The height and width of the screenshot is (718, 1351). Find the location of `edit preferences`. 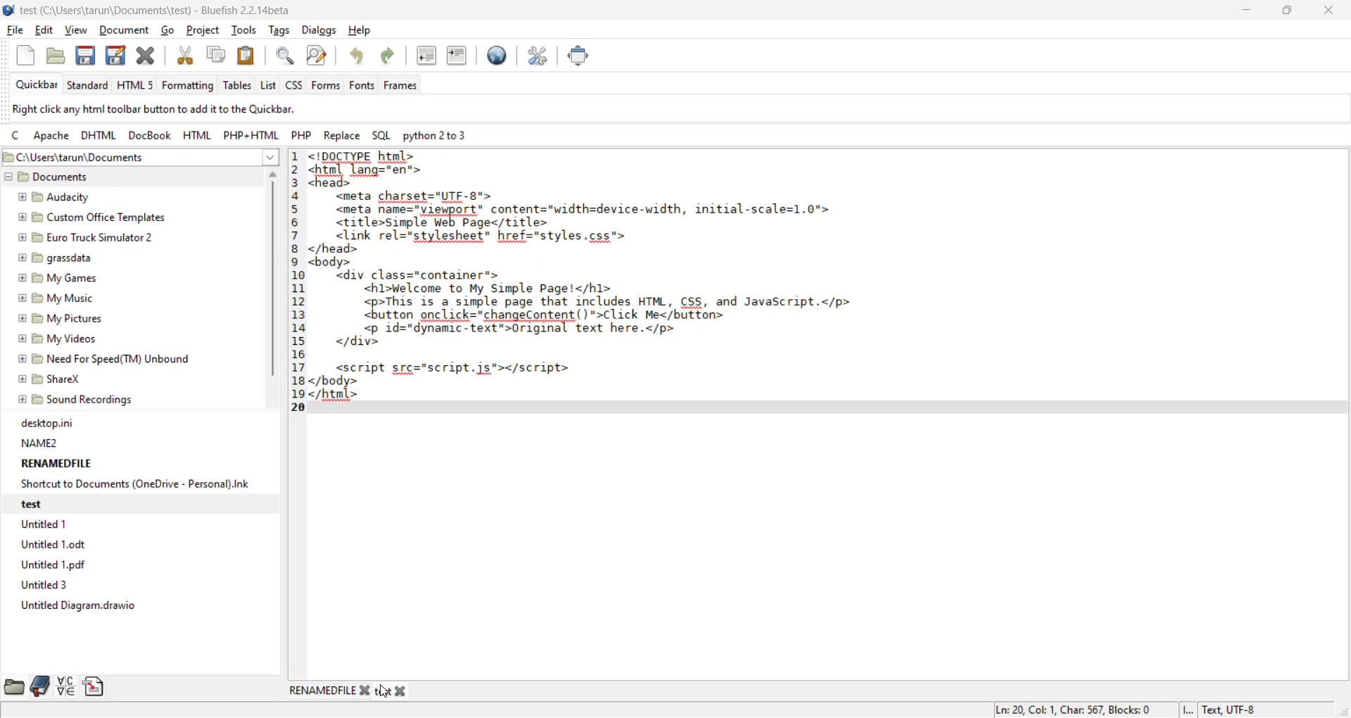

edit preferences is located at coordinates (540, 58).